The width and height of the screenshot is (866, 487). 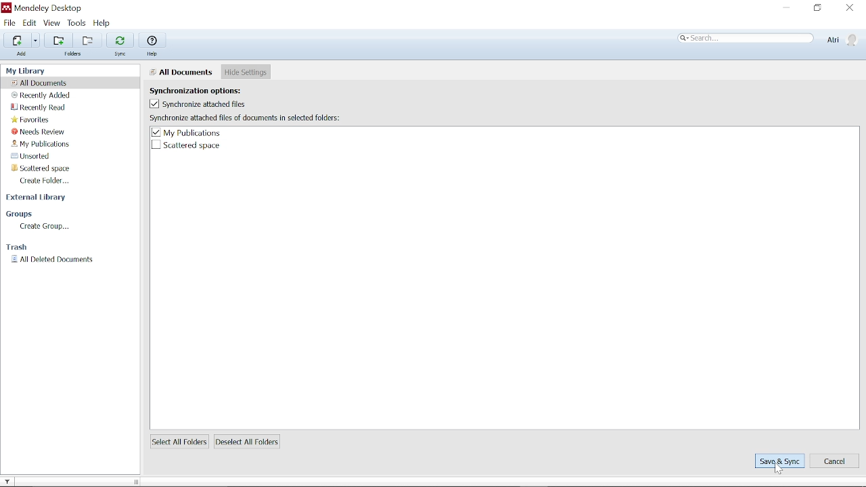 What do you see at coordinates (9, 23) in the screenshot?
I see `File` at bounding box center [9, 23].